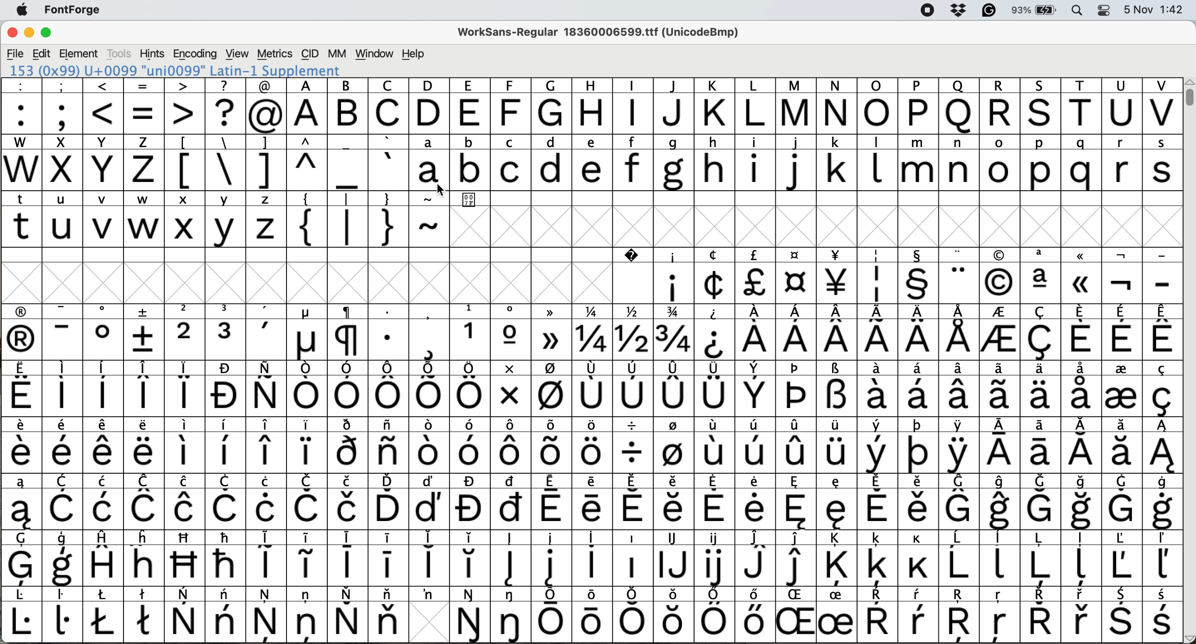 The height and width of the screenshot is (644, 1196). What do you see at coordinates (1043, 388) in the screenshot?
I see `symbol` at bounding box center [1043, 388].